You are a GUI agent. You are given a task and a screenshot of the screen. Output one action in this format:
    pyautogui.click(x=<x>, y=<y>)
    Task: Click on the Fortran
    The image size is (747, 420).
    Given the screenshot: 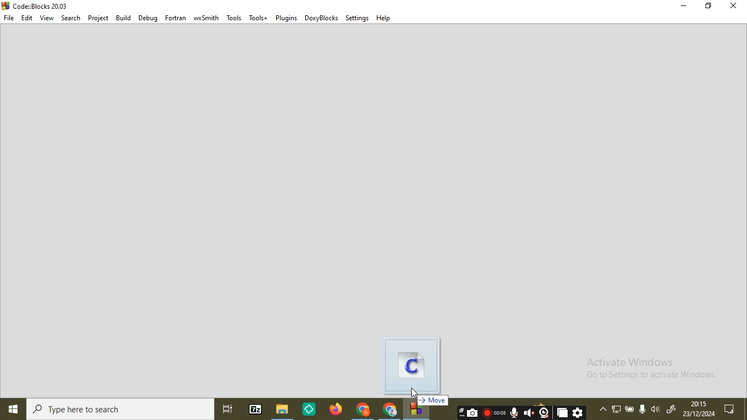 What is the action you would take?
    pyautogui.click(x=176, y=17)
    